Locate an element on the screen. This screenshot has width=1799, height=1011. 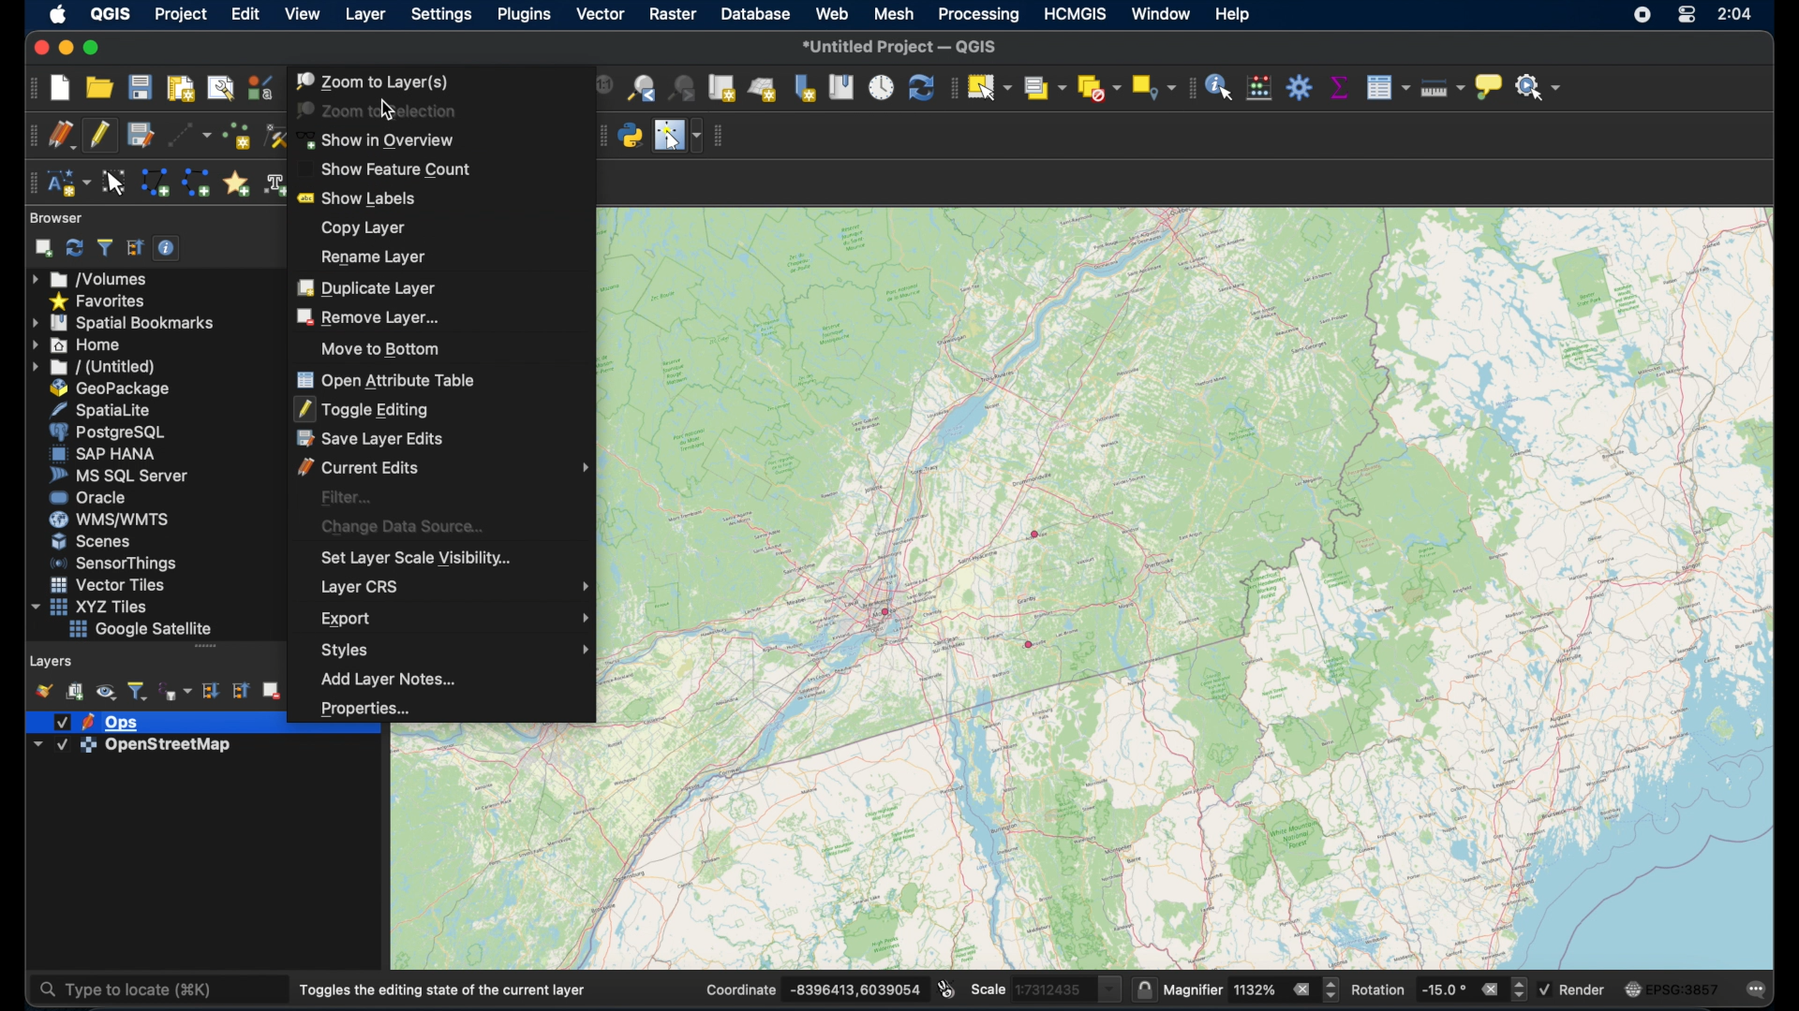
plugins is located at coordinates (524, 15).